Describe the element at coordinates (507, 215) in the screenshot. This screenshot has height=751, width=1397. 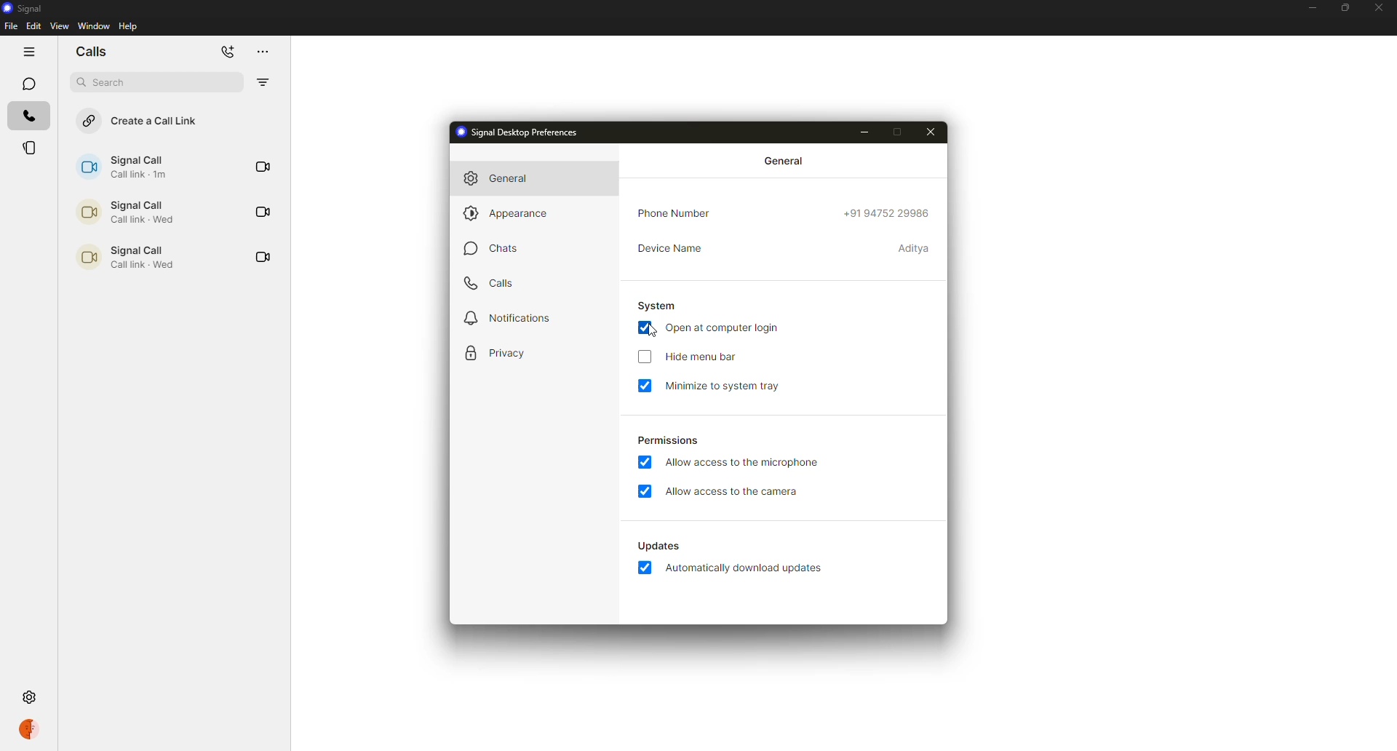
I see `appearance` at that location.